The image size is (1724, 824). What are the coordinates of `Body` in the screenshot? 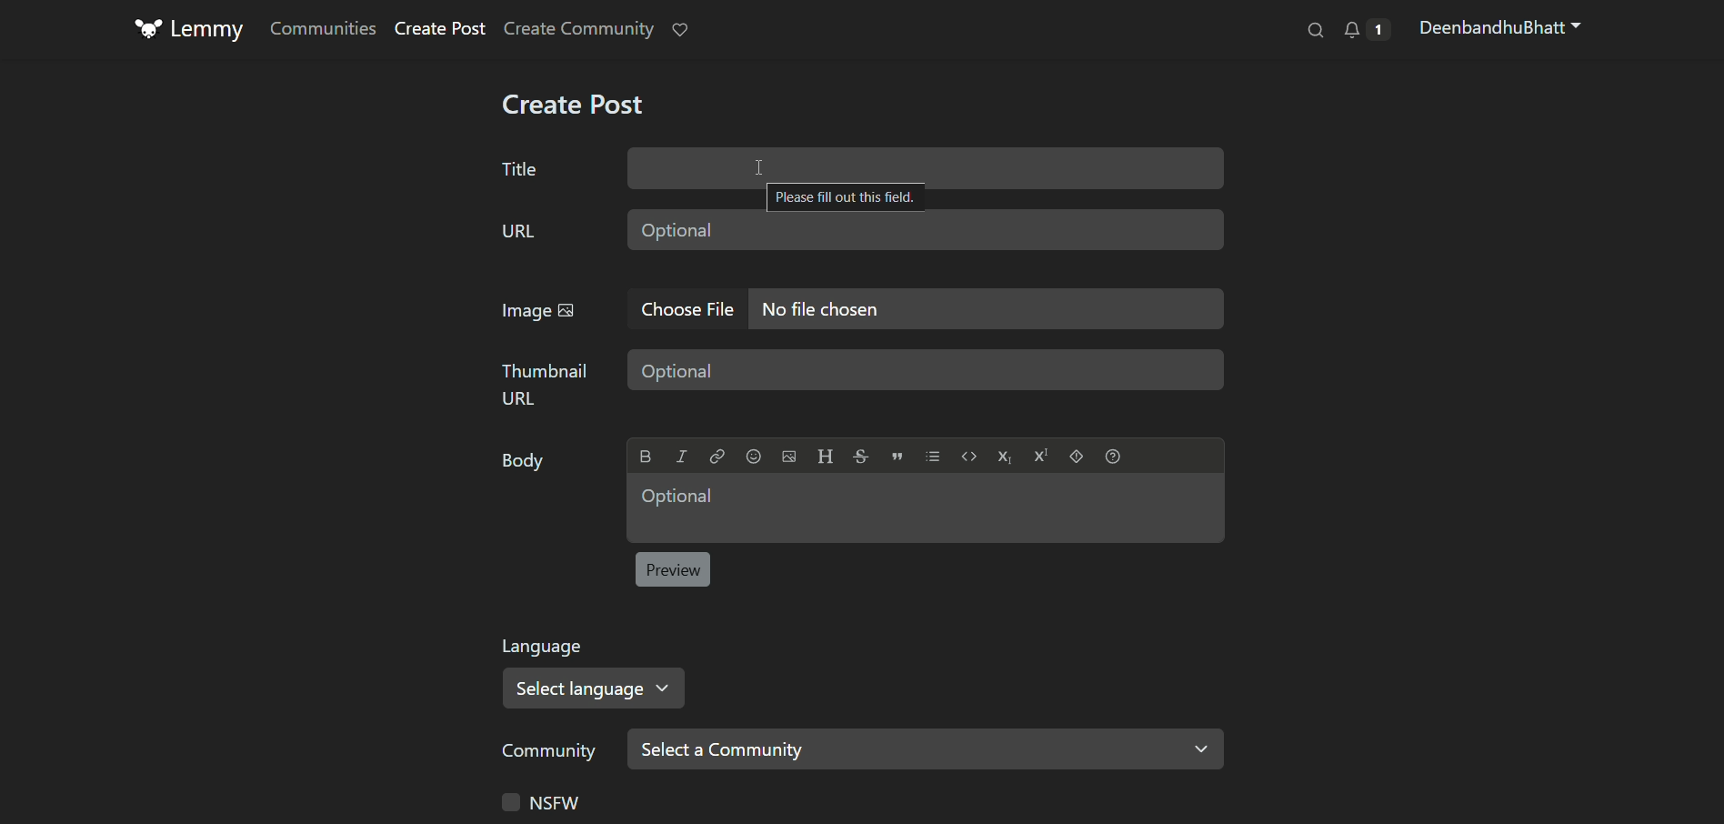 It's located at (519, 462).